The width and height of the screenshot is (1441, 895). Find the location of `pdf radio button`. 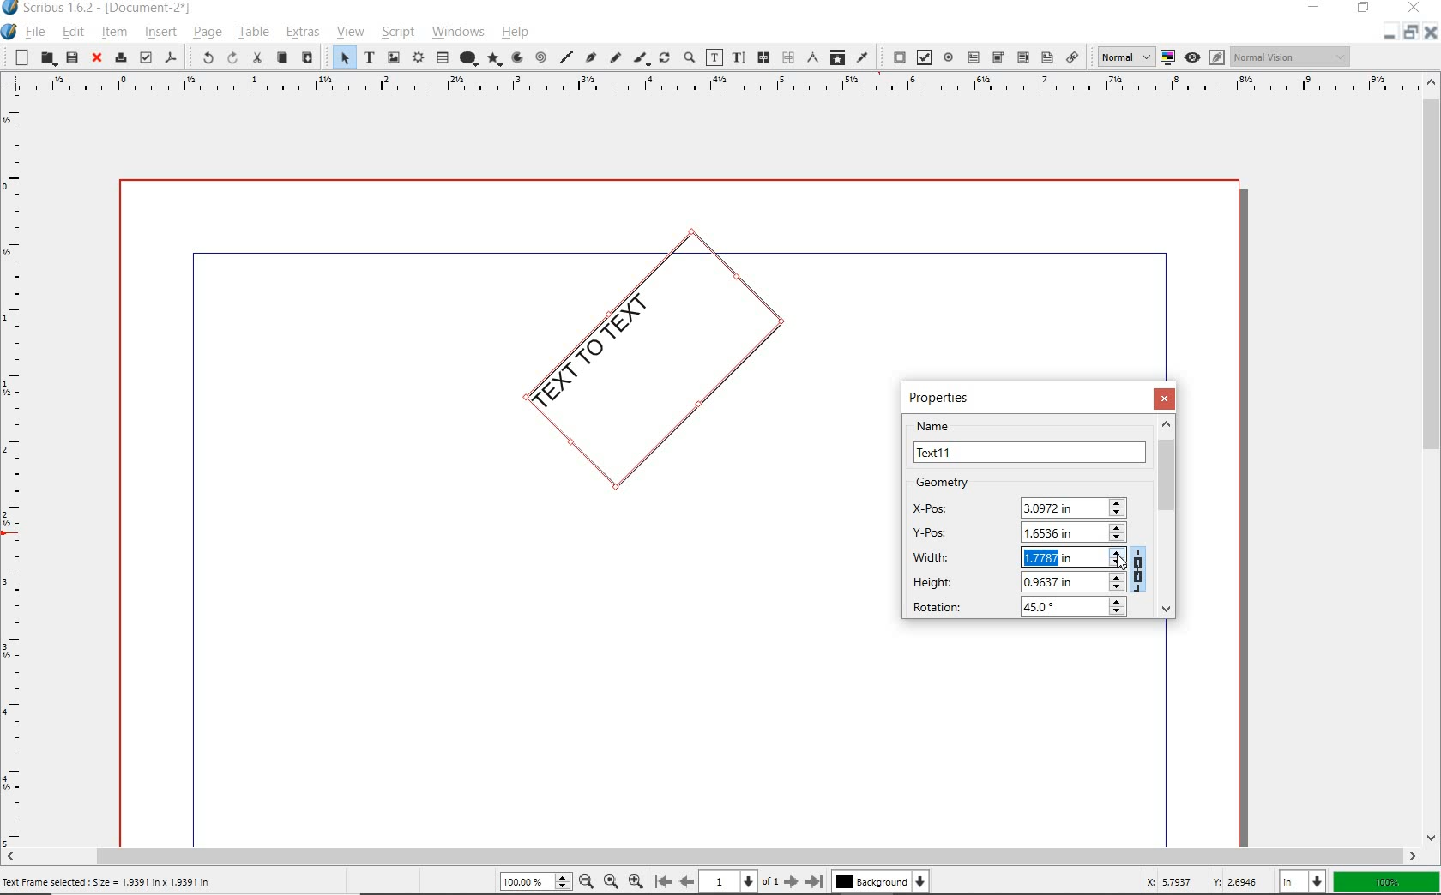

pdf radio button is located at coordinates (948, 57).